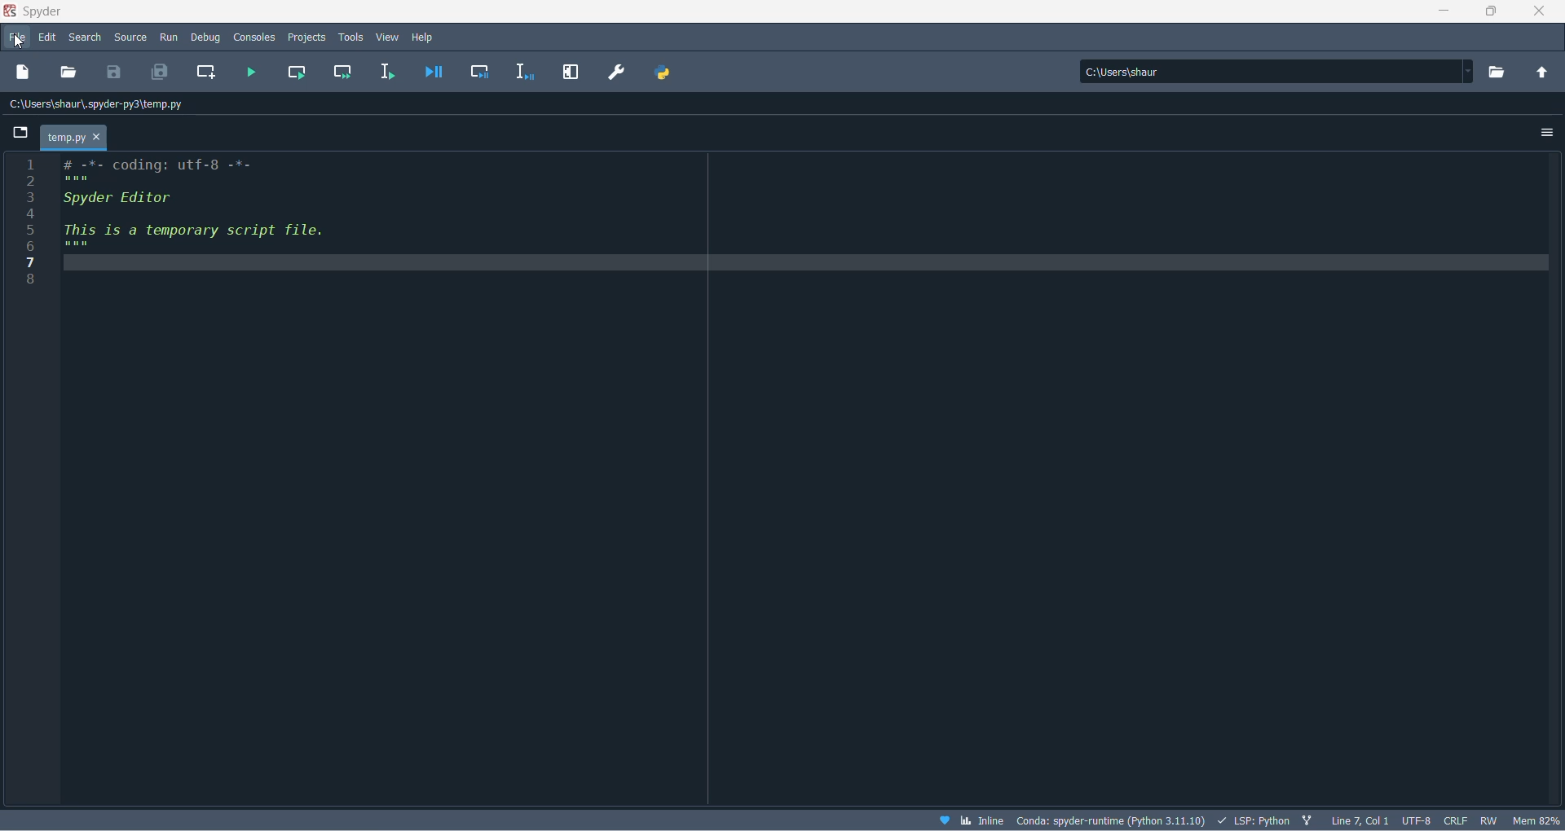  Describe the element at coordinates (387, 37) in the screenshot. I see `view` at that location.